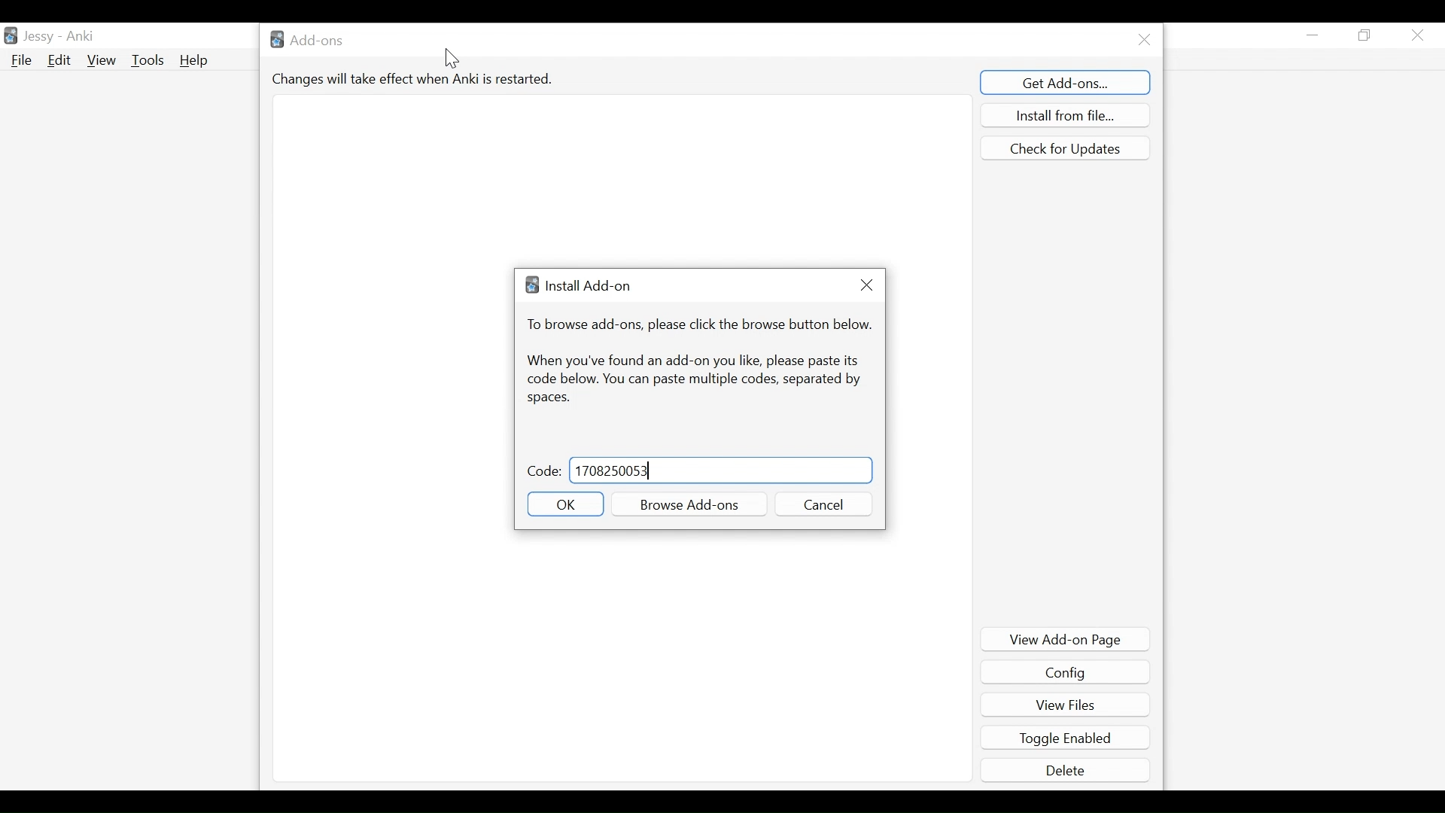  Describe the element at coordinates (1065, 114) in the screenshot. I see `Install from file` at that location.